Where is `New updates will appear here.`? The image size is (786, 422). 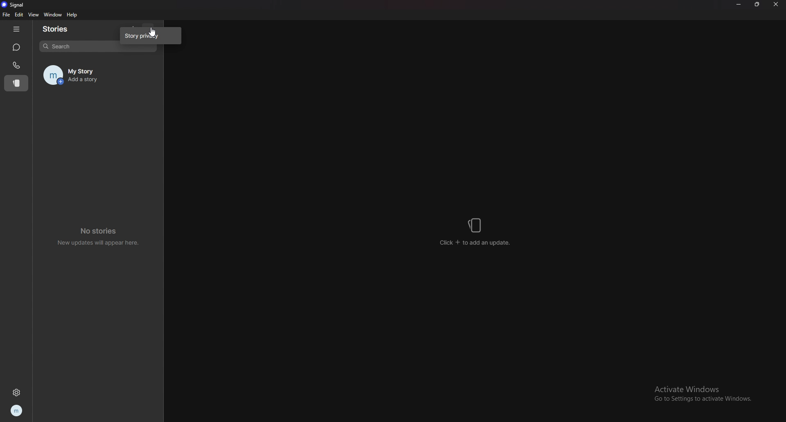 New updates will appear here. is located at coordinates (99, 243).